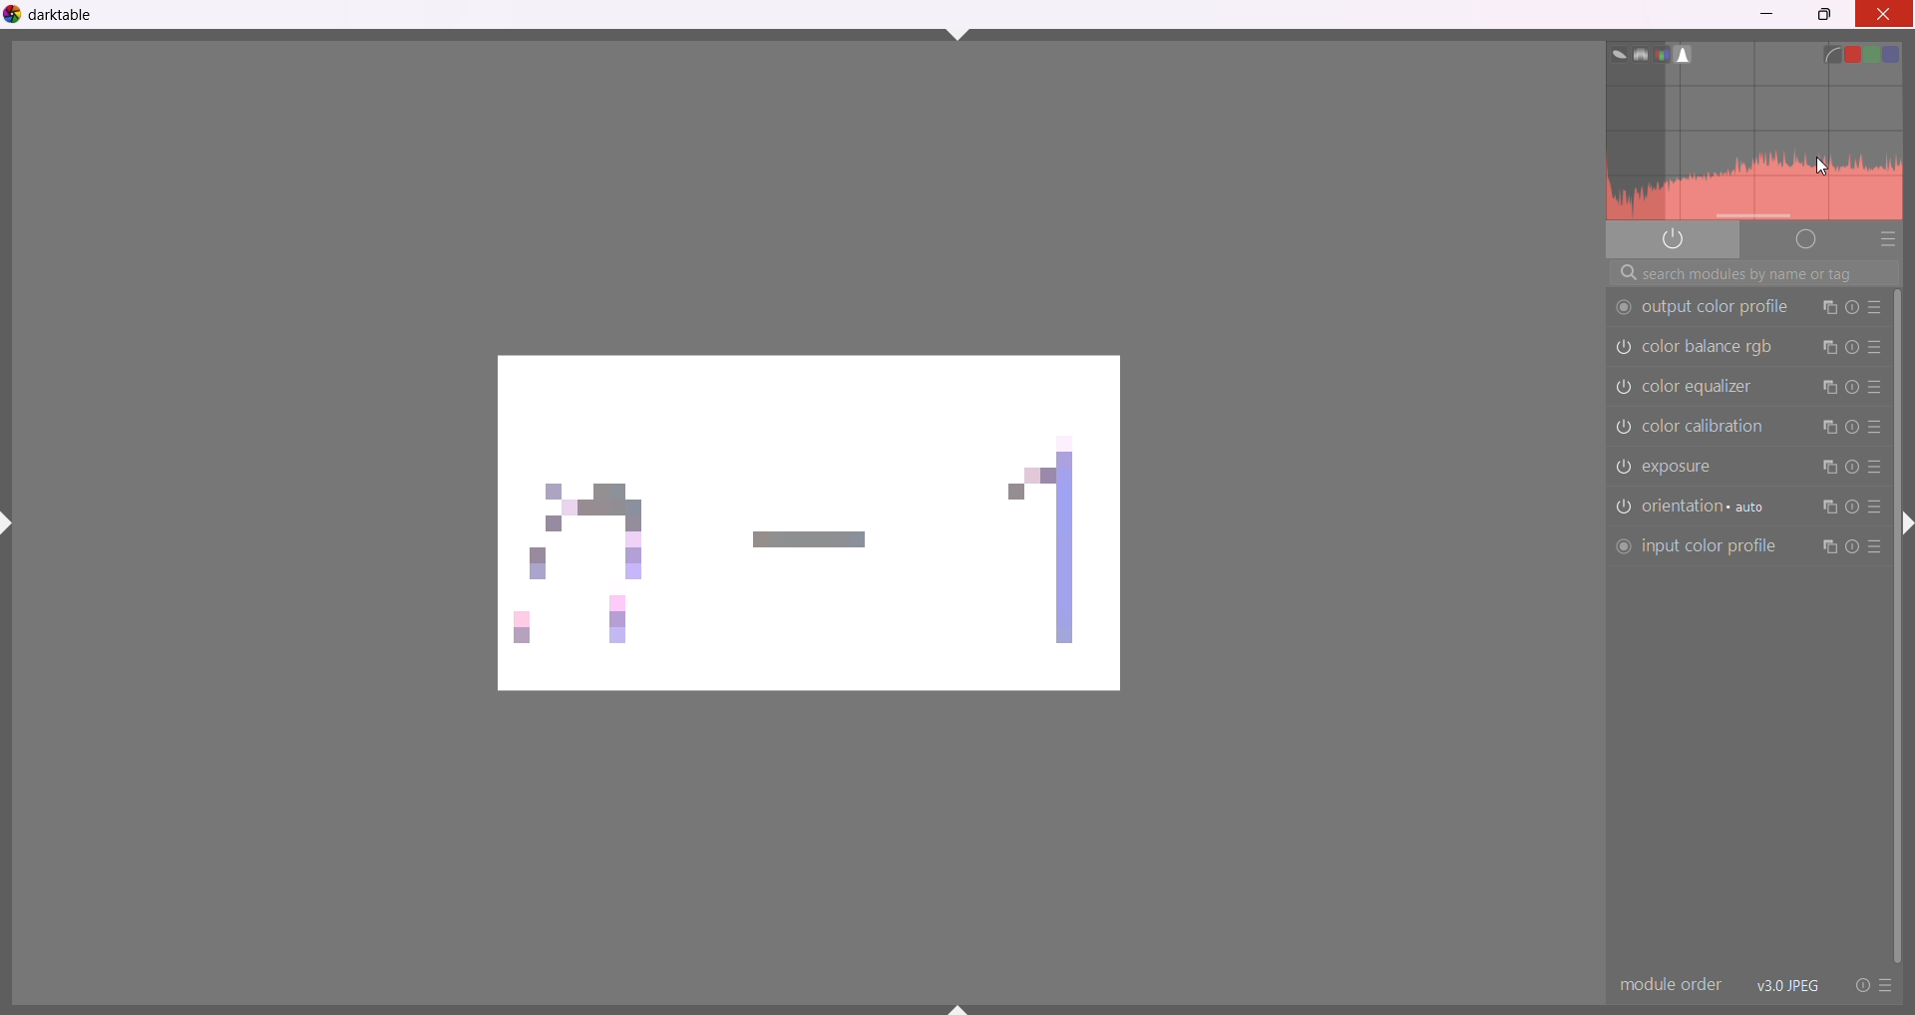 The height and width of the screenshot is (1015, 1915). What do you see at coordinates (1705, 385) in the screenshot?
I see `color equalizor` at bounding box center [1705, 385].